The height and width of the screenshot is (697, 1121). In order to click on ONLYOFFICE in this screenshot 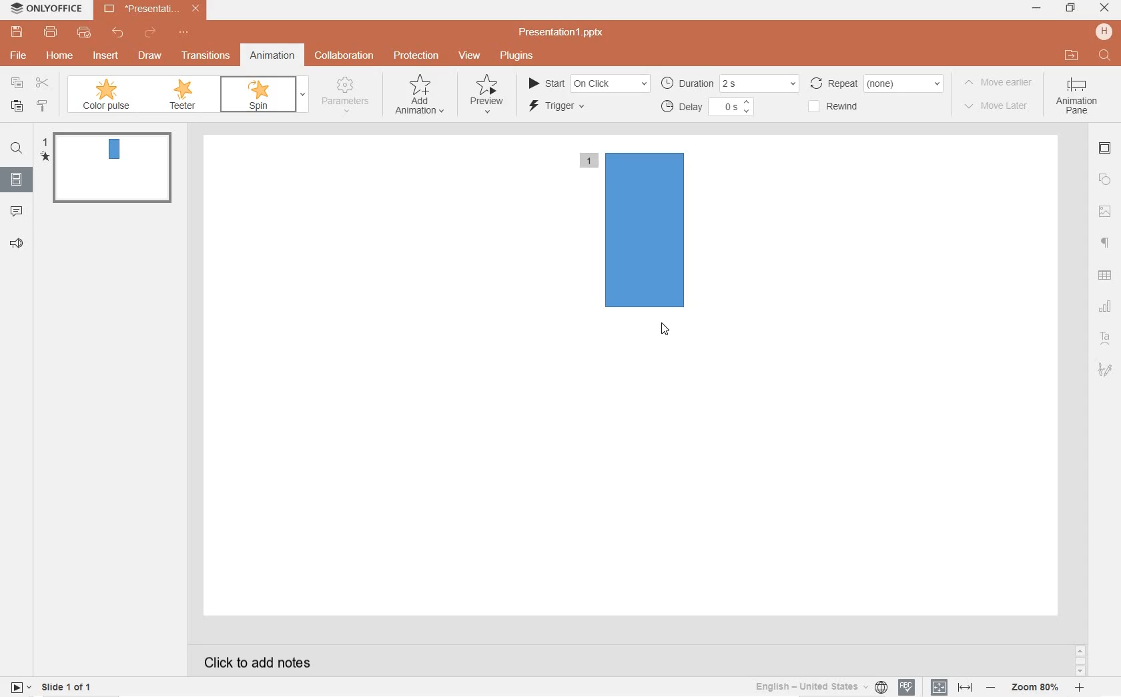, I will do `click(47, 11)`.